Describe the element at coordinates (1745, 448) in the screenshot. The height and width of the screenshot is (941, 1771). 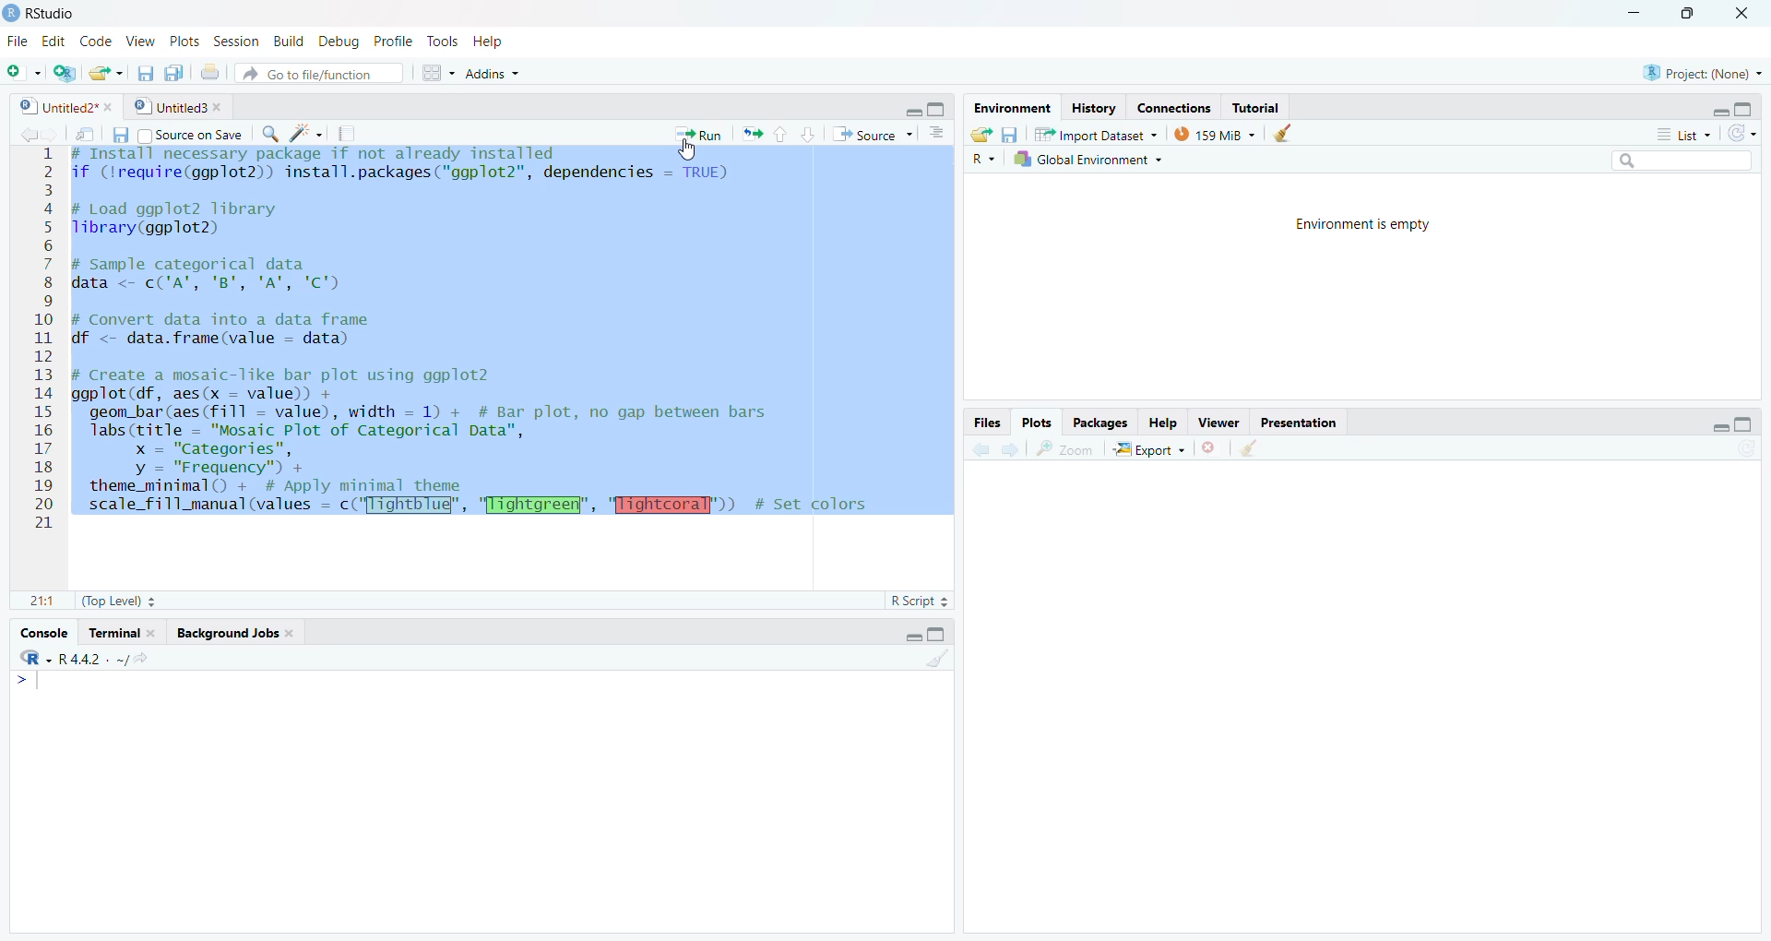
I see `Refresh` at that location.